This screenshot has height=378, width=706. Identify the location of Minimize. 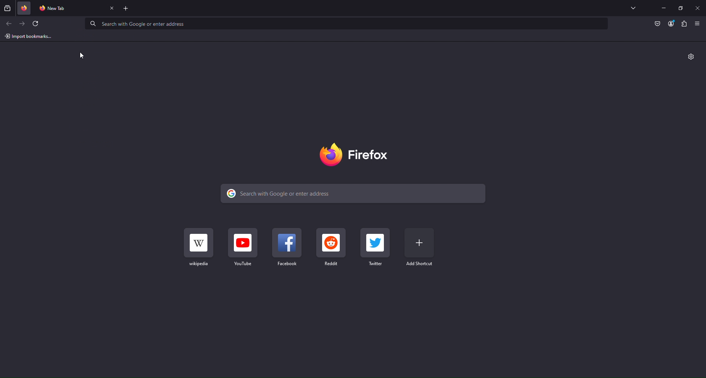
(664, 8).